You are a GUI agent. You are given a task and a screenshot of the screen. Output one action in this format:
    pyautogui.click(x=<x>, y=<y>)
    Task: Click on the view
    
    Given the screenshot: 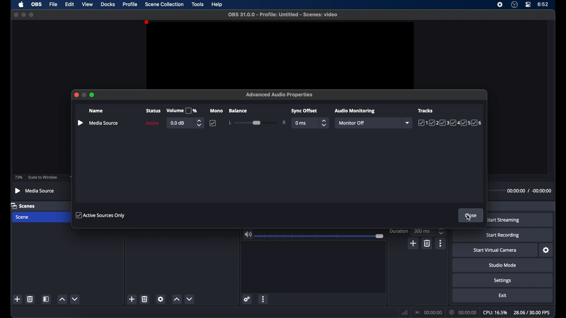 What is the action you would take?
    pyautogui.click(x=87, y=4)
    